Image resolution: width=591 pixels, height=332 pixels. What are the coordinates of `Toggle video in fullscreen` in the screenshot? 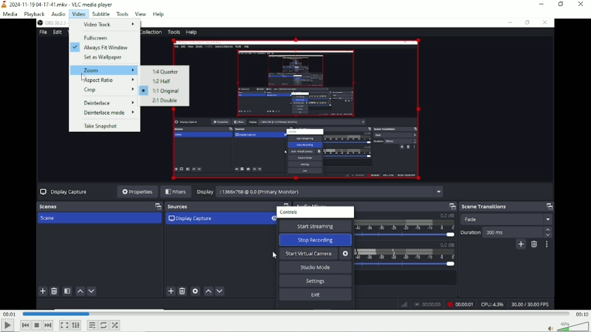 It's located at (64, 325).